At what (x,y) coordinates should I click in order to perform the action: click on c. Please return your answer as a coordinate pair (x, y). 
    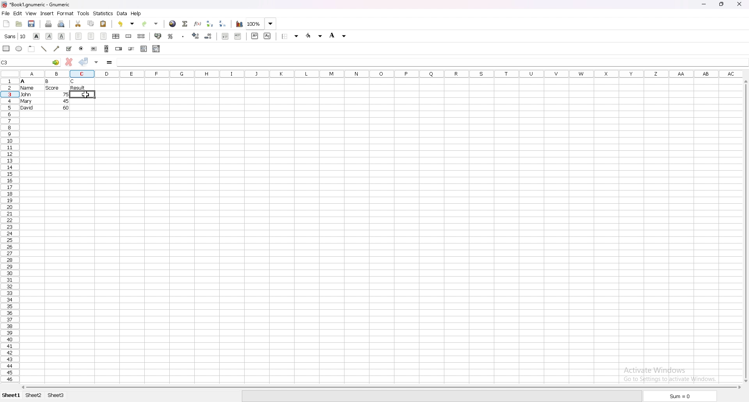
    Looking at the image, I should click on (73, 81).